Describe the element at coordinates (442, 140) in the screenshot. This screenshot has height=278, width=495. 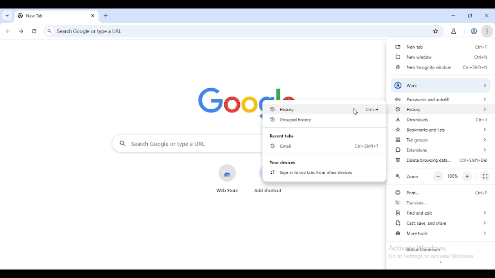
I see `tab groups` at that location.